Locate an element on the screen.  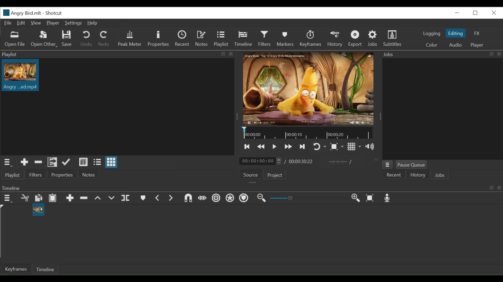
Playlist is located at coordinates (222, 39).